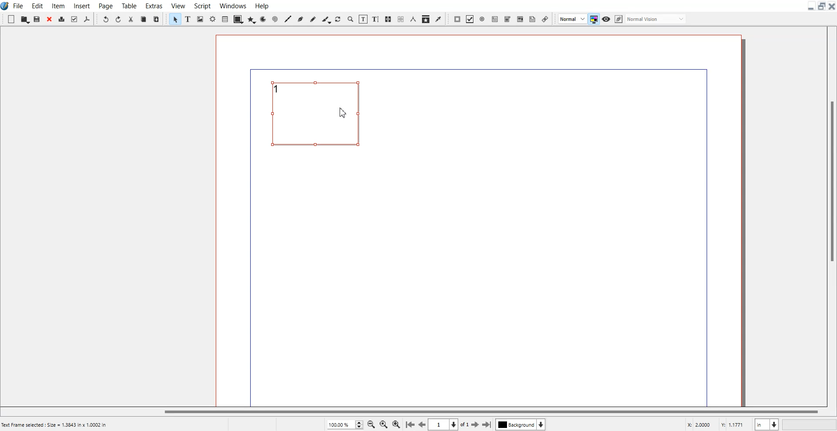 This screenshot has width=837, height=431. I want to click on Windows, so click(232, 5).